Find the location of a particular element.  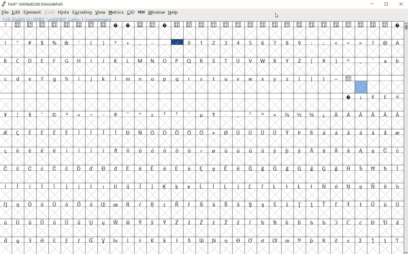

glyph is located at coordinates (337, 79).